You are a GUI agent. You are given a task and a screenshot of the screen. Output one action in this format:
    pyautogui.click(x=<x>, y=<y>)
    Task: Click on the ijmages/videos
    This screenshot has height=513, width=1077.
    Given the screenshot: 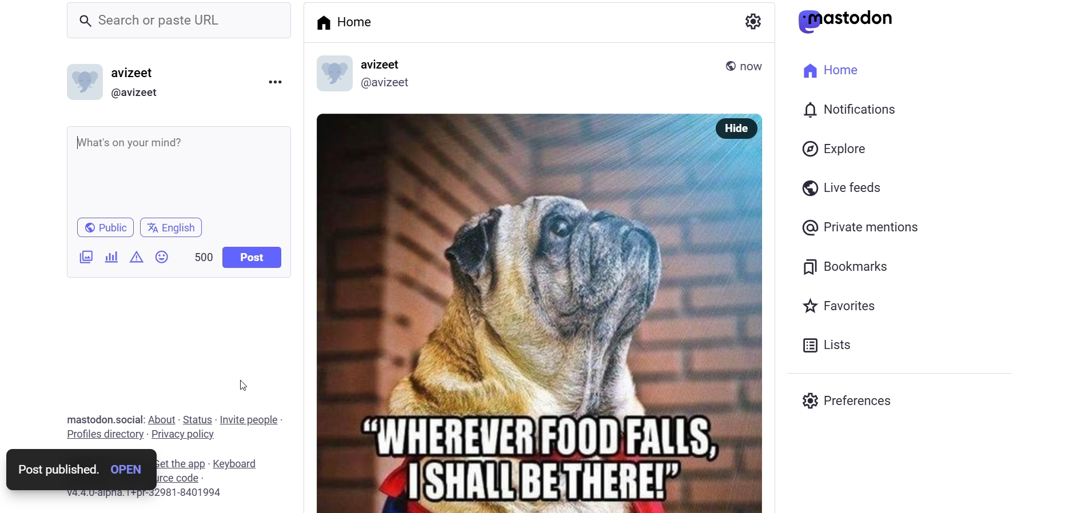 What is the action you would take?
    pyautogui.click(x=79, y=257)
    